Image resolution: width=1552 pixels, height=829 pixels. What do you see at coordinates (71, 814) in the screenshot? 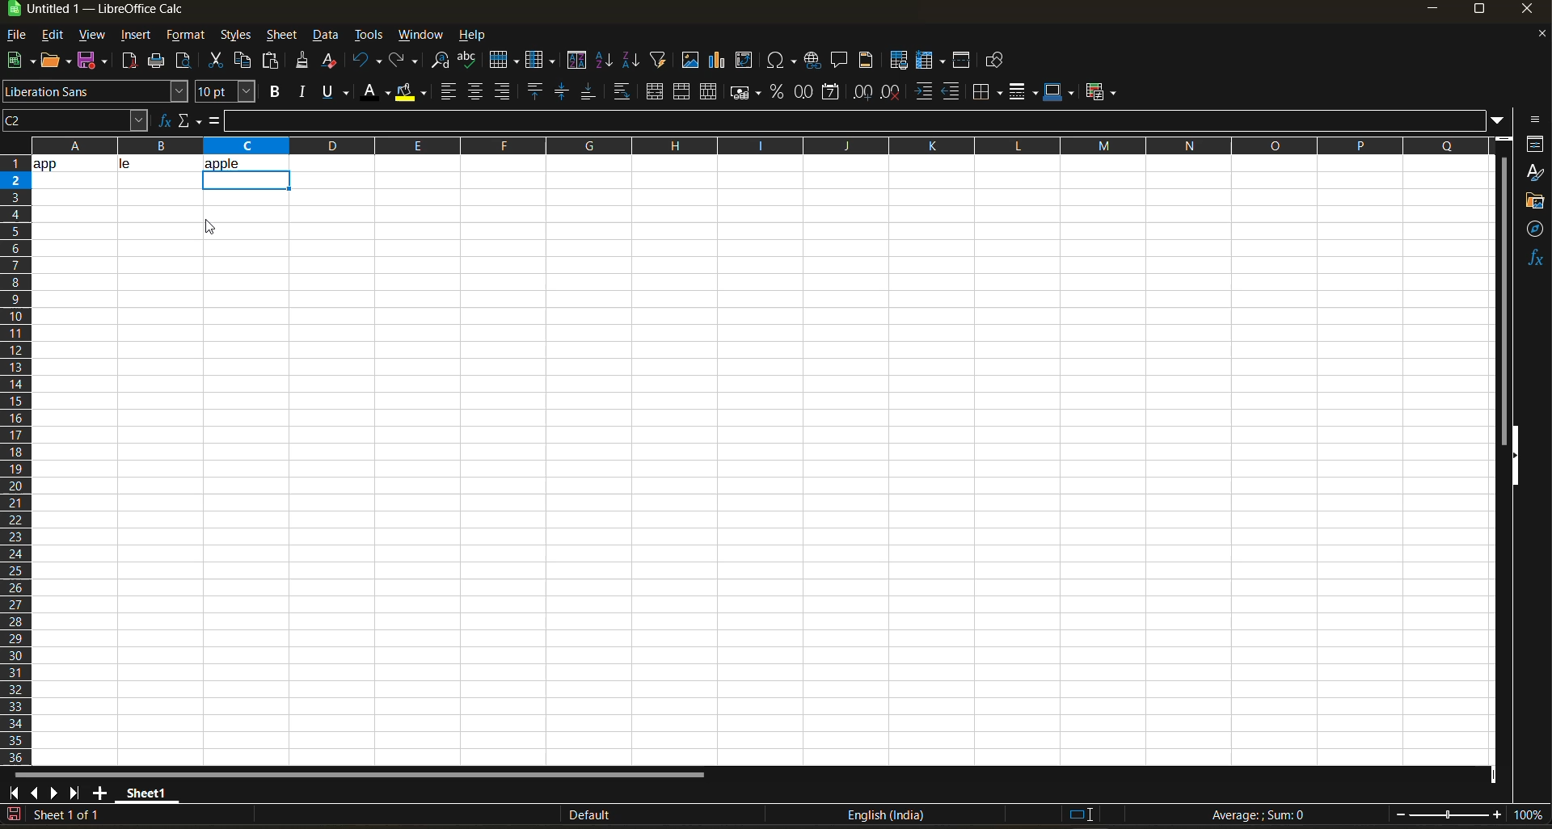
I see `sheet number` at bounding box center [71, 814].